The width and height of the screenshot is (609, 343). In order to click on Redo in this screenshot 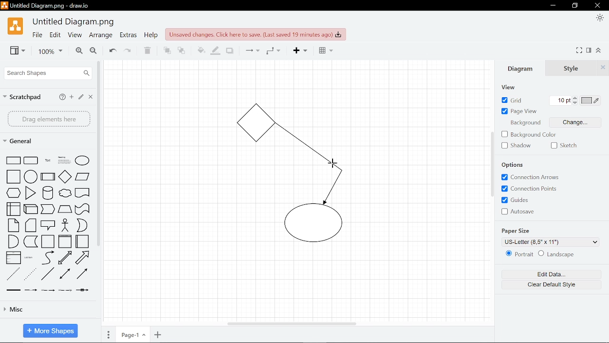, I will do `click(128, 50)`.